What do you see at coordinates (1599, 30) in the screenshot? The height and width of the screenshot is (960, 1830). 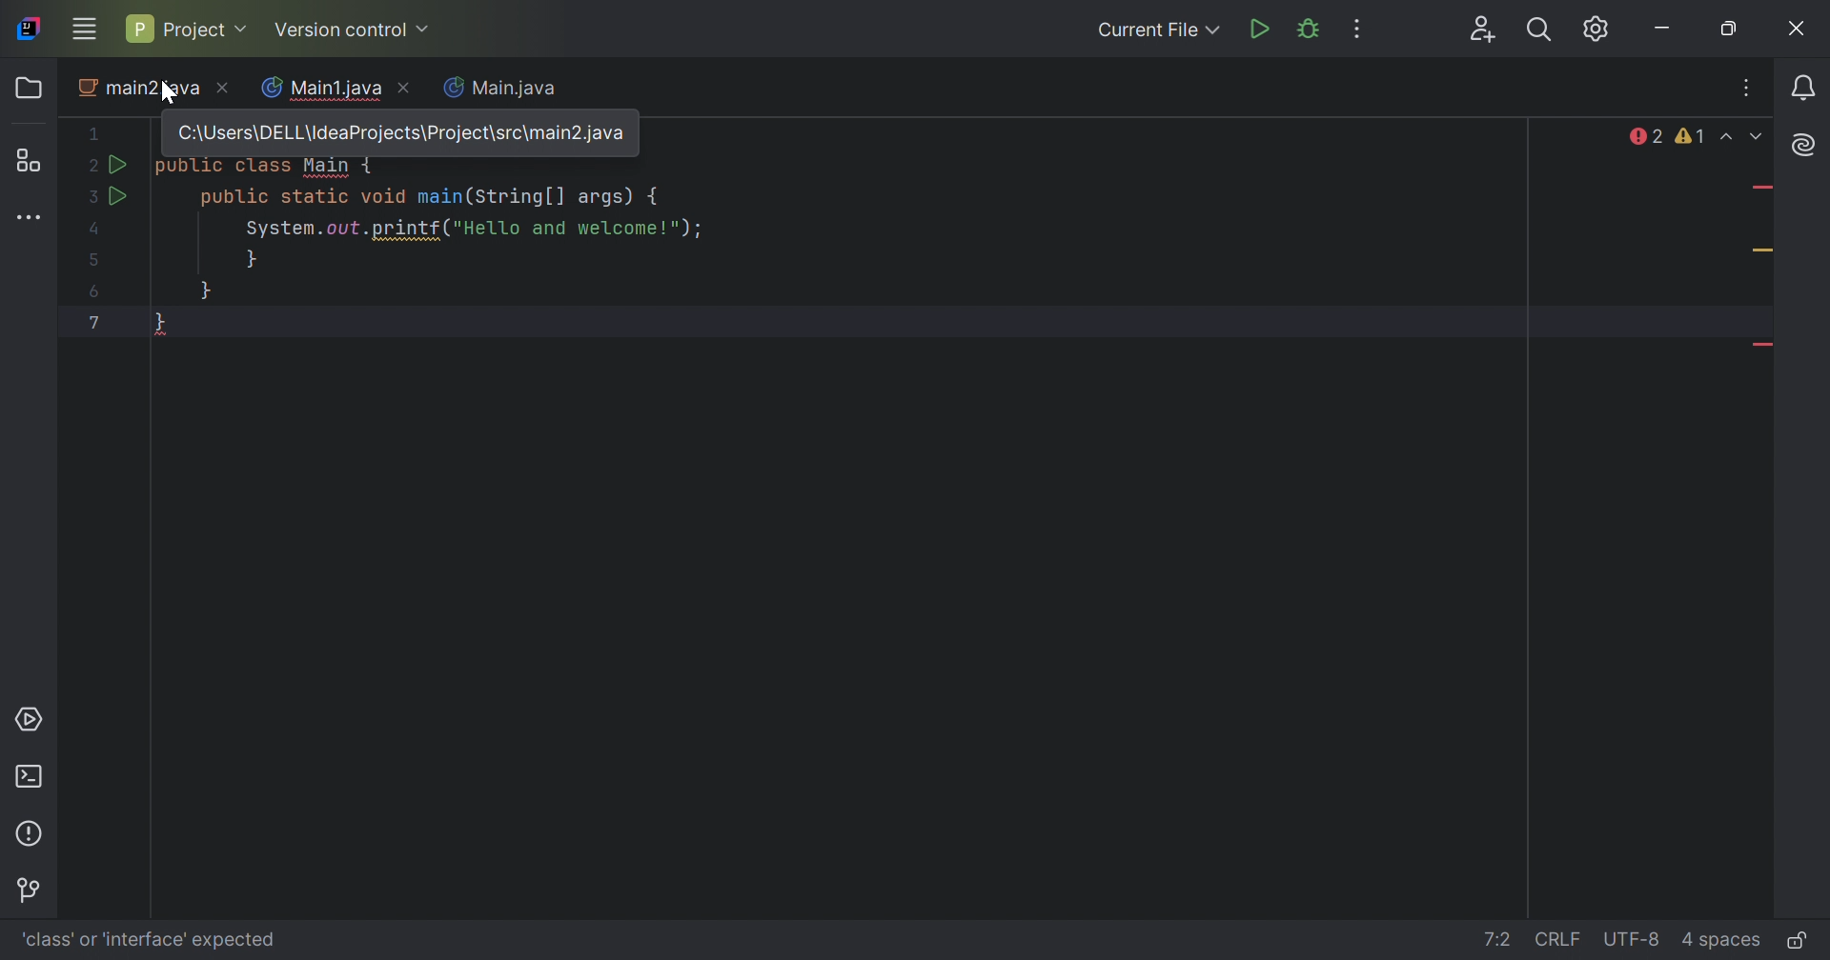 I see `Updates available. IDE and Project Settings. ` at bounding box center [1599, 30].